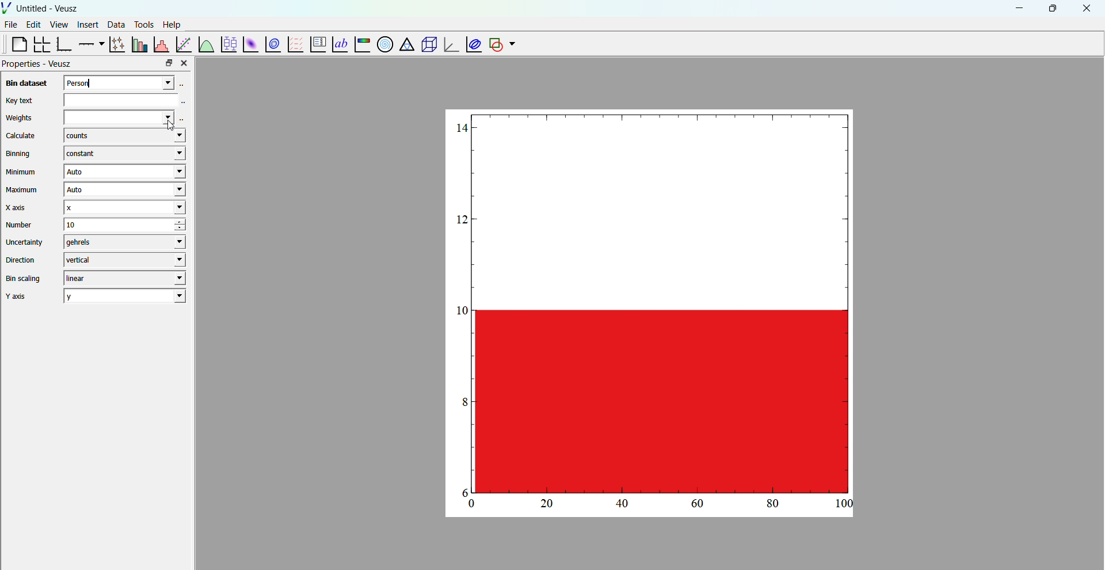  What do you see at coordinates (361, 45) in the screenshot?
I see `image color graph` at bounding box center [361, 45].